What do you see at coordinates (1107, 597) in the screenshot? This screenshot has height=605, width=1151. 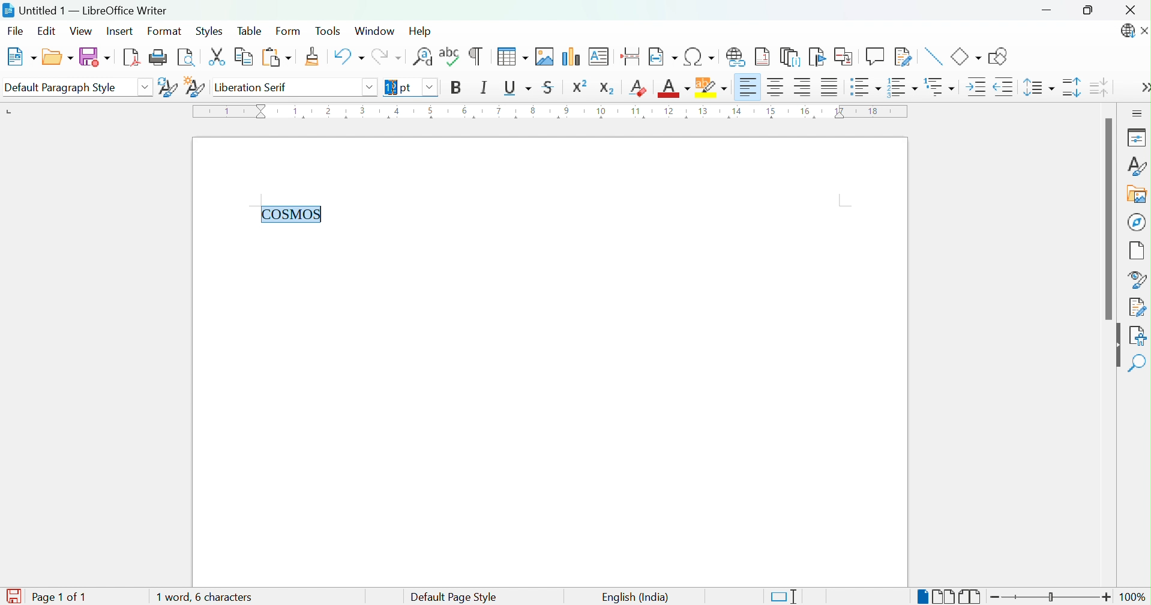 I see `Zoom in` at bounding box center [1107, 597].